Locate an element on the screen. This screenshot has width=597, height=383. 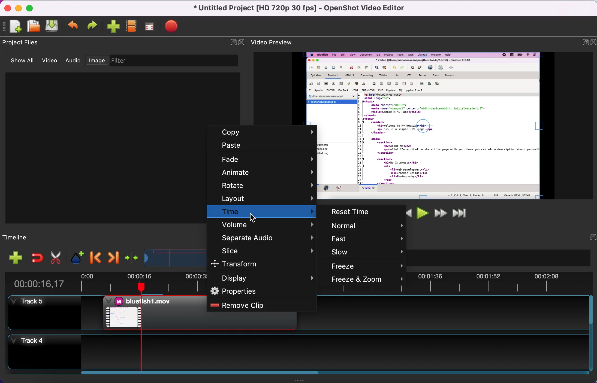
center the timeline is located at coordinates (130, 256).